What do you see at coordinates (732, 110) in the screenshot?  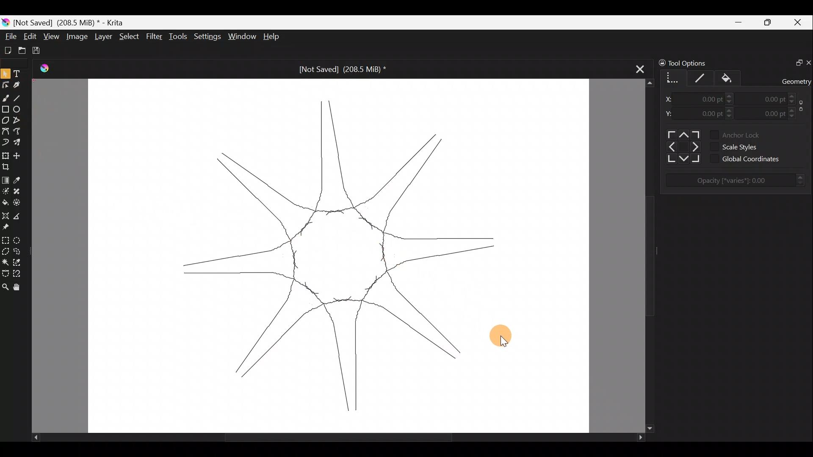 I see `Increase` at bounding box center [732, 110].